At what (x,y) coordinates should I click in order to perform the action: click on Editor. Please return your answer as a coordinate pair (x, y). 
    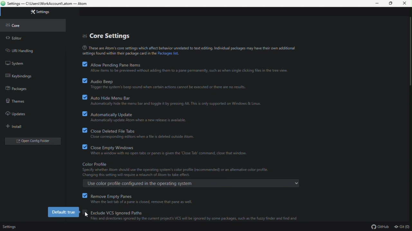
    Looking at the image, I should click on (33, 38).